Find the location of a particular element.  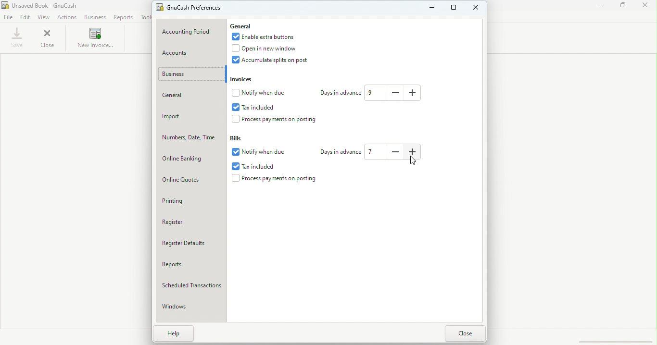

Close is located at coordinates (466, 333).